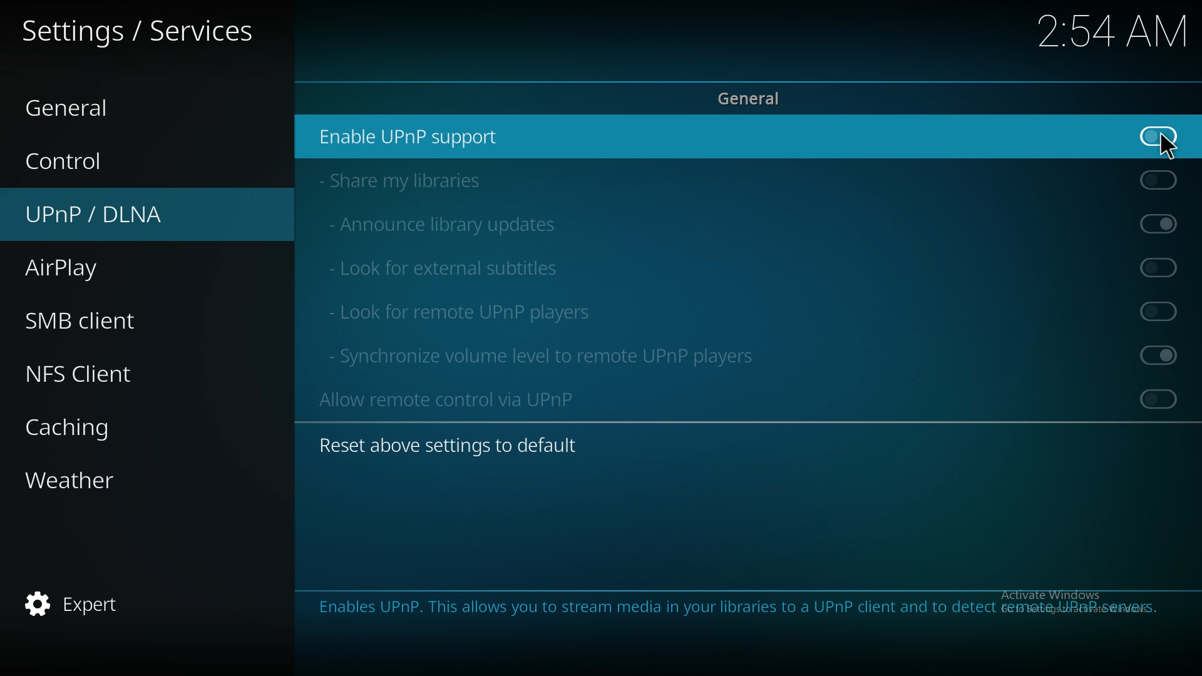 The width and height of the screenshot is (1202, 676). I want to click on weather, so click(91, 479).